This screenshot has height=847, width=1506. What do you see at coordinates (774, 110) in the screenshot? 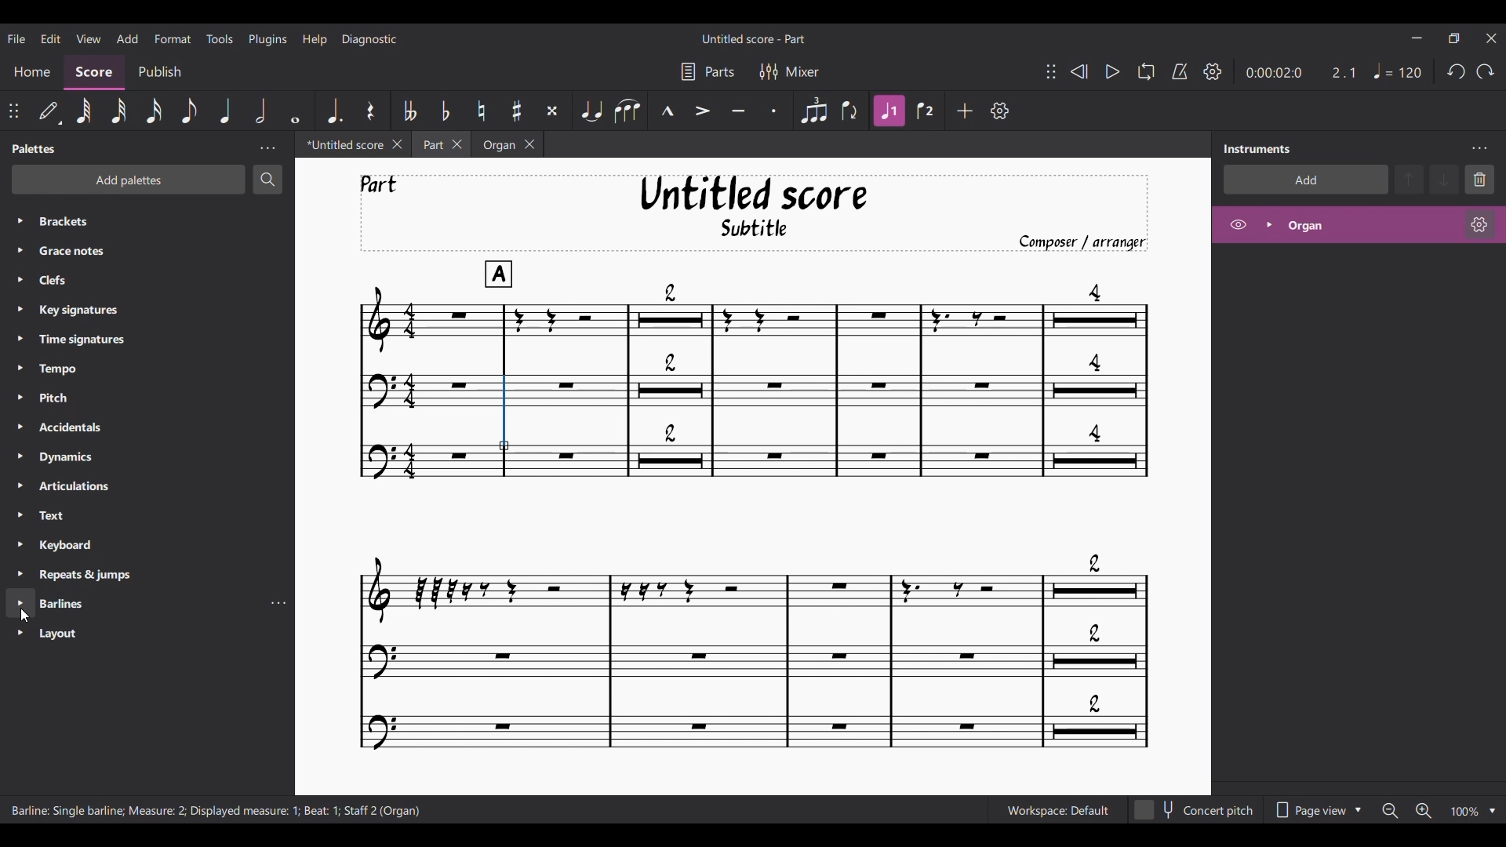
I see `Staccato` at bounding box center [774, 110].